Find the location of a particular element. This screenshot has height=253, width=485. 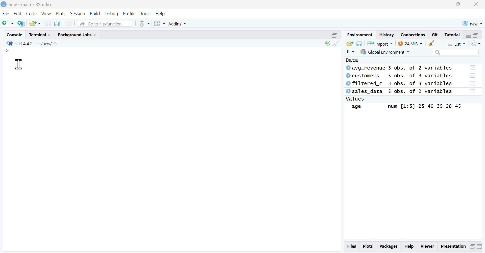

Open dataset in table view is located at coordinates (472, 80).